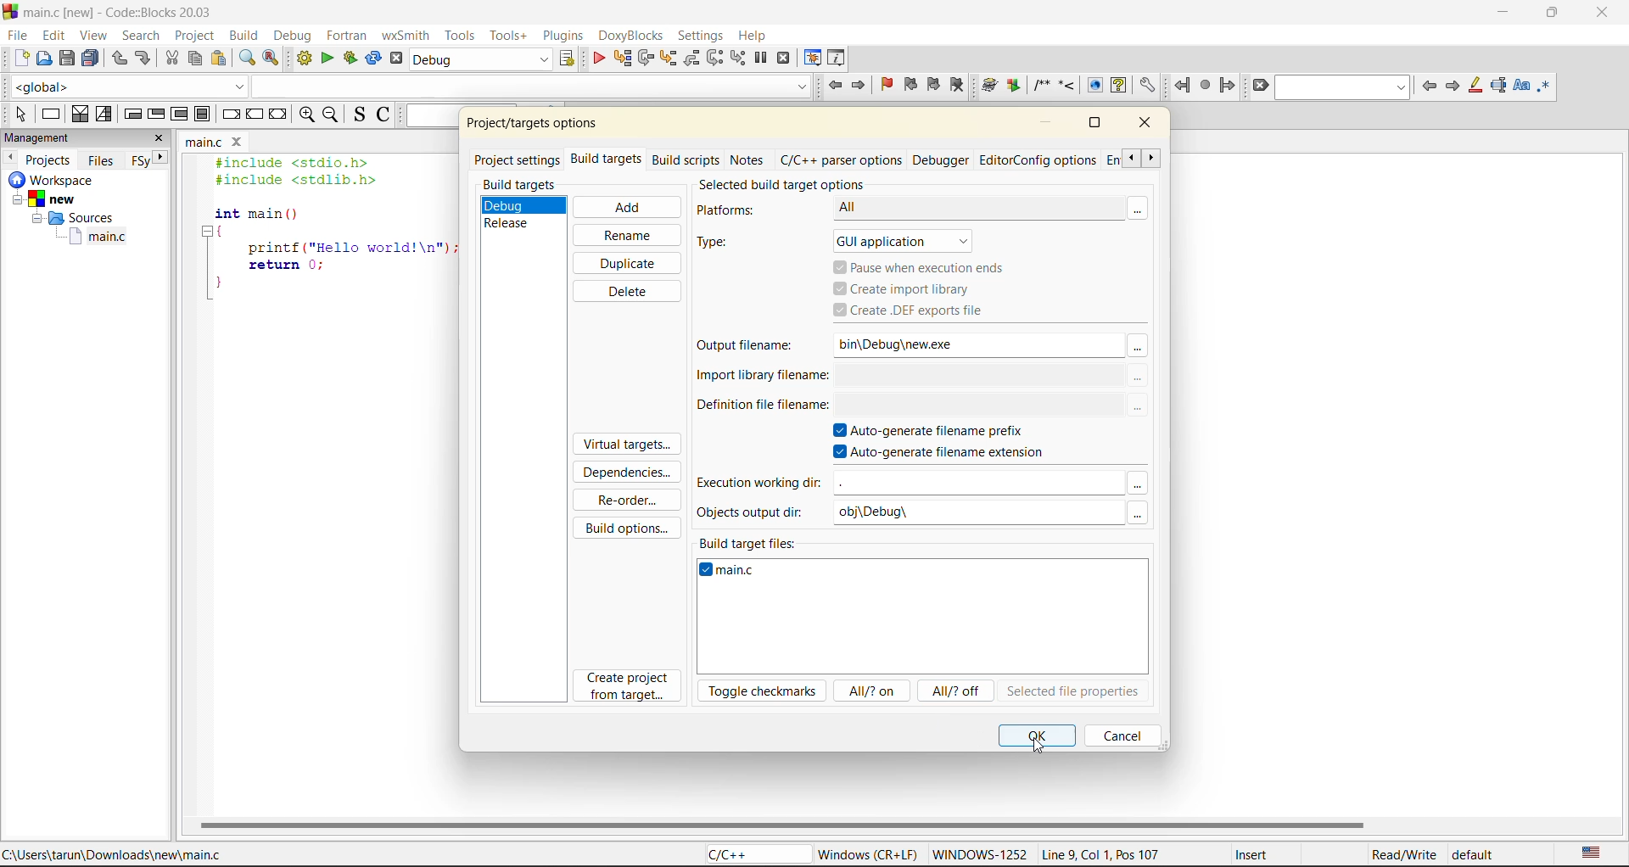  I want to click on Line 9, Col 1, Pos 107, so click(1125, 853).